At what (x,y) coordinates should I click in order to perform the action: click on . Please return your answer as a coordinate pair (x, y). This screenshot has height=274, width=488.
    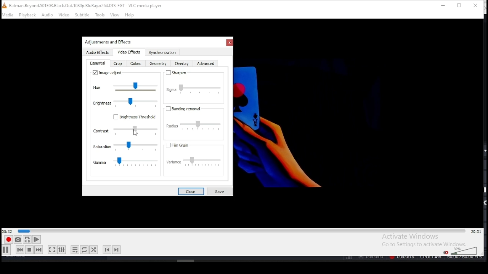
    Looking at the image, I should click on (110, 41).